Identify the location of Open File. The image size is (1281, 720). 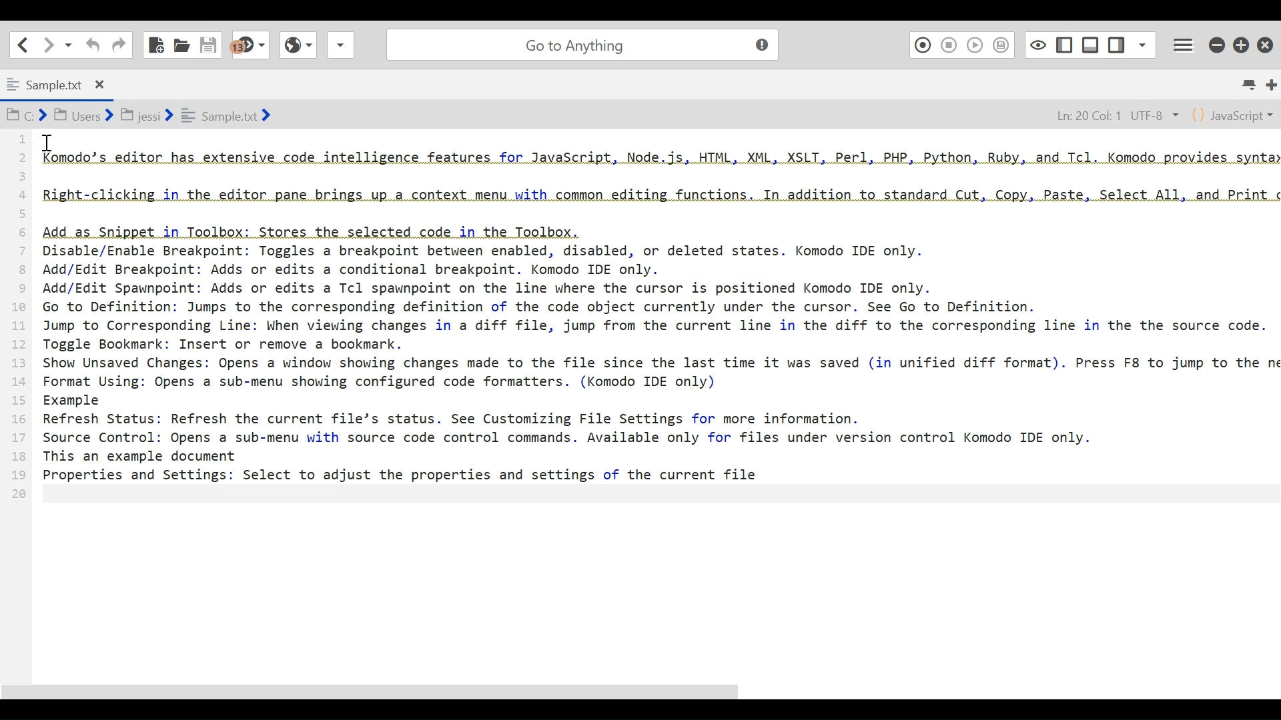
(181, 43).